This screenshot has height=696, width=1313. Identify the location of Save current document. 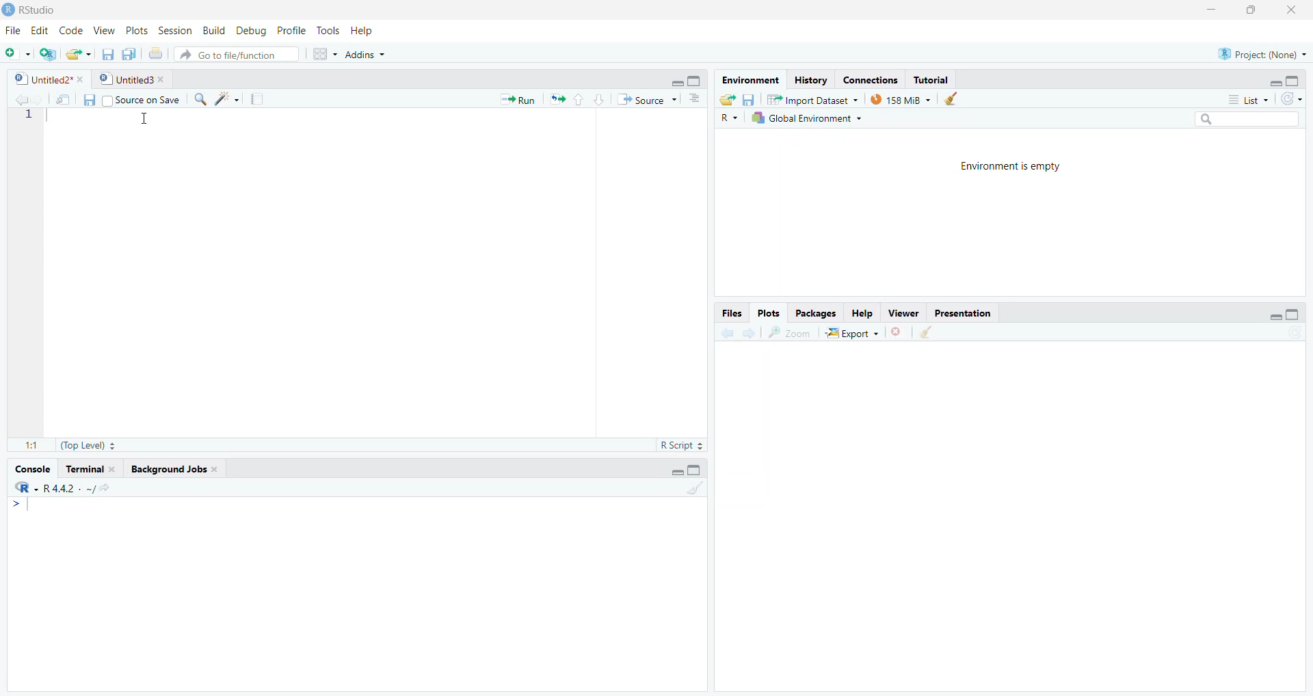
(89, 99).